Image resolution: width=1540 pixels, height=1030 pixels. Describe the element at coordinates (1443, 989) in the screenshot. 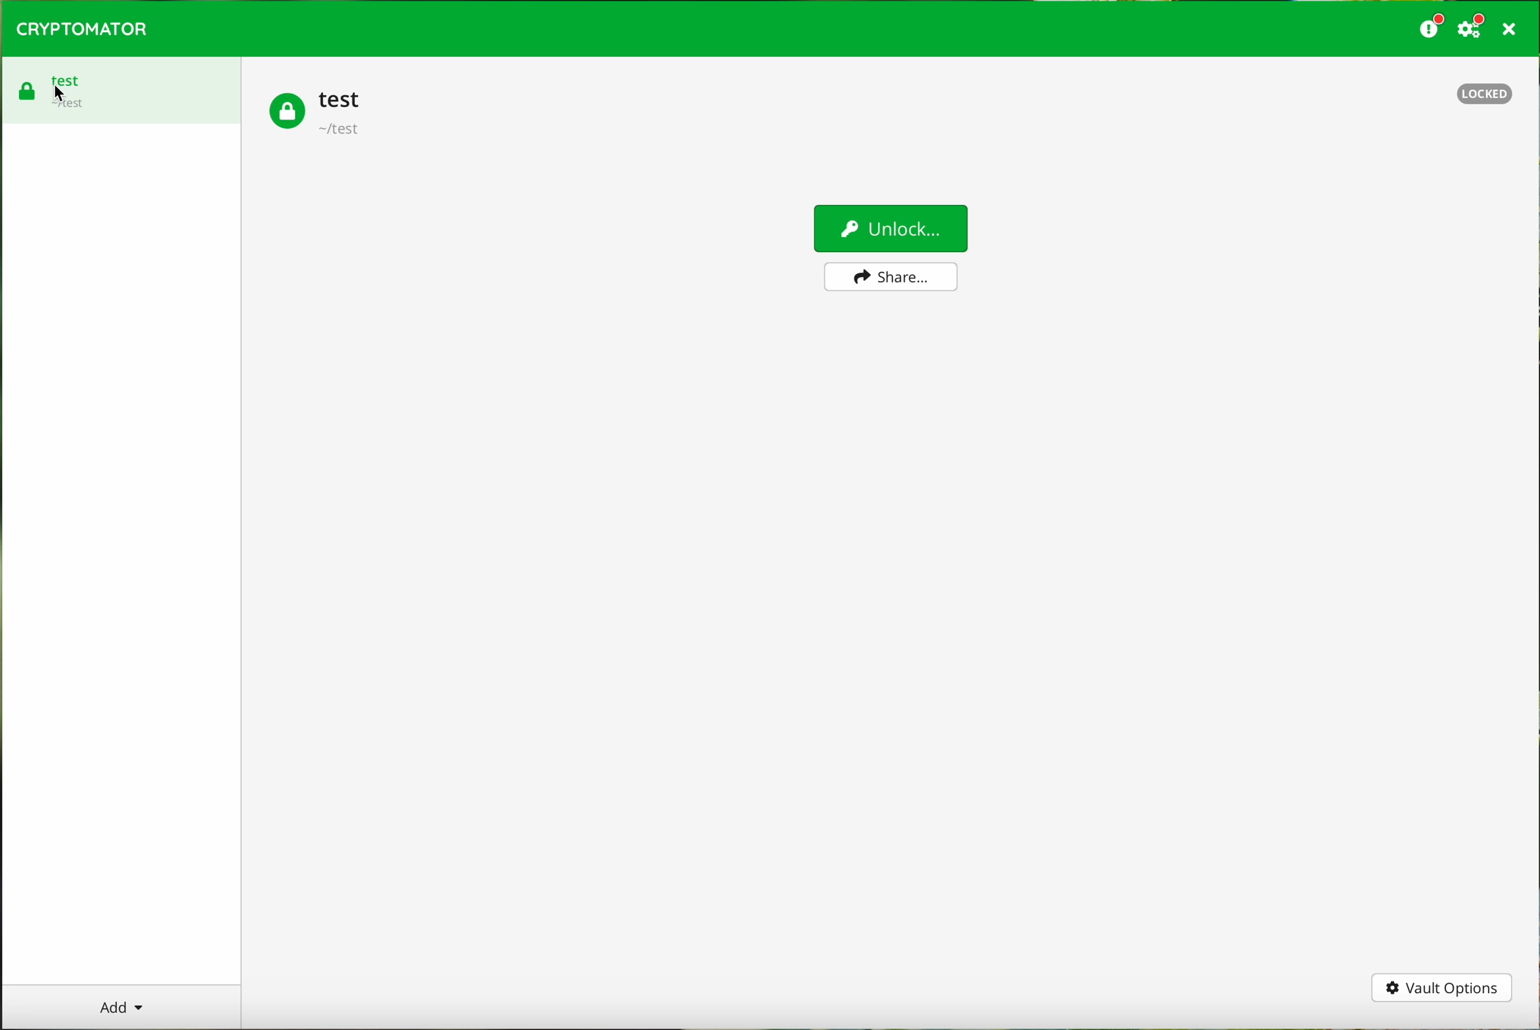

I see `vault options` at that location.